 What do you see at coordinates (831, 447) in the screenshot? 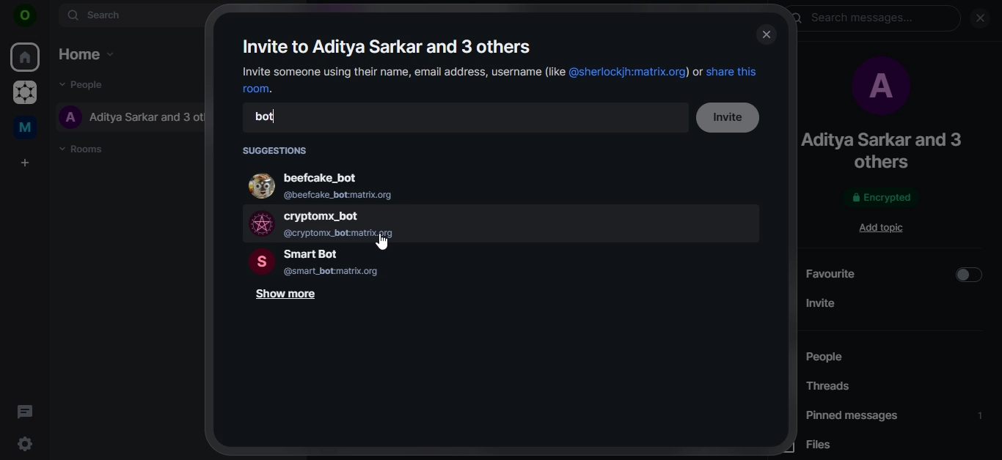
I see `files` at bounding box center [831, 447].